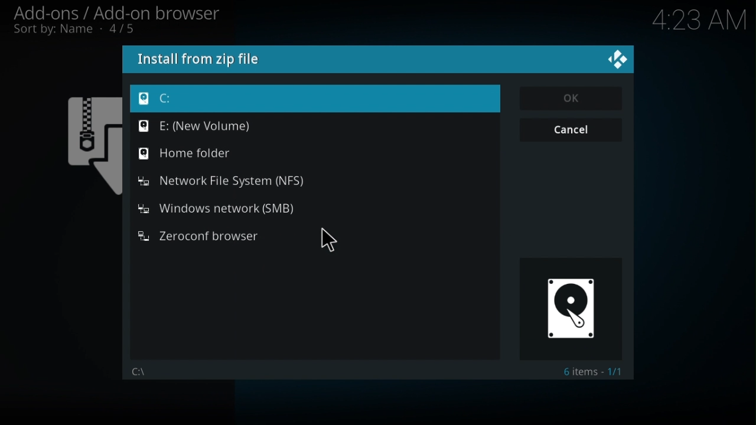  I want to click on File path, so click(140, 371).